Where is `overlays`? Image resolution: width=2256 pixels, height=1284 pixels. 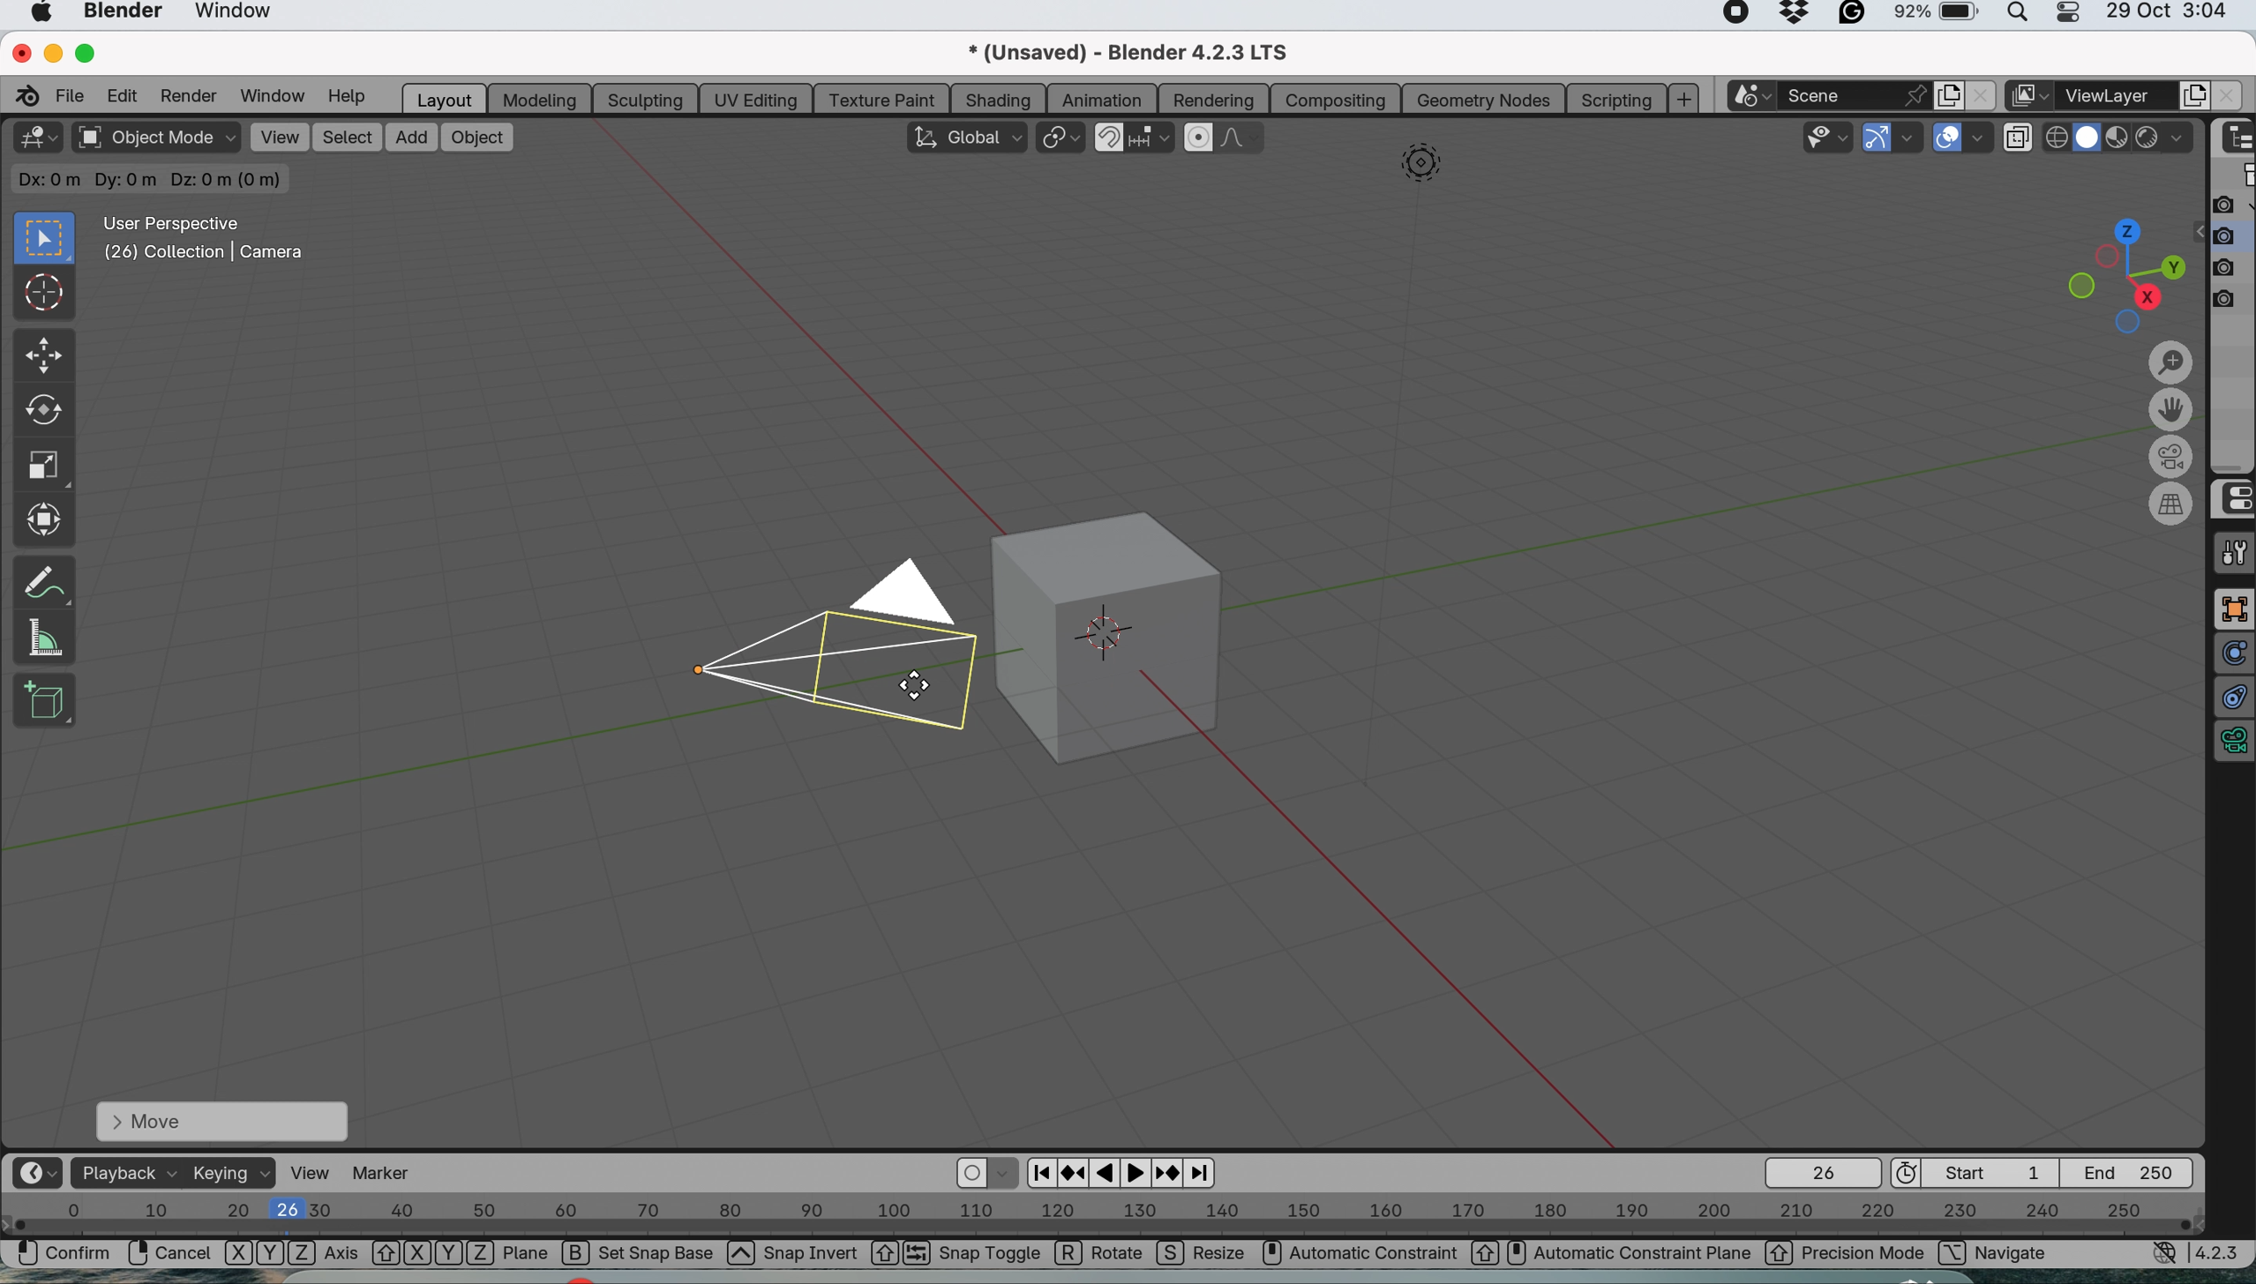
overlays is located at coordinates (1983, 138).